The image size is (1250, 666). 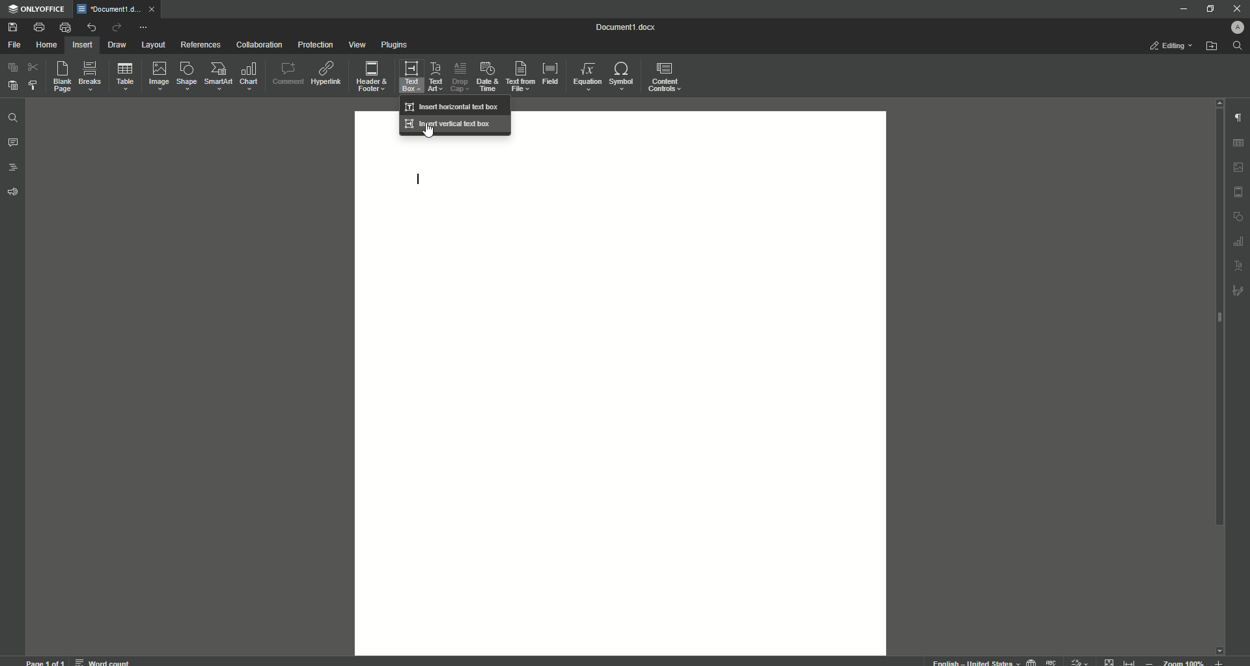 What do you see at coordinates (14, 46) in the screenshot?
I see `File` at bounding box center [14, 46].